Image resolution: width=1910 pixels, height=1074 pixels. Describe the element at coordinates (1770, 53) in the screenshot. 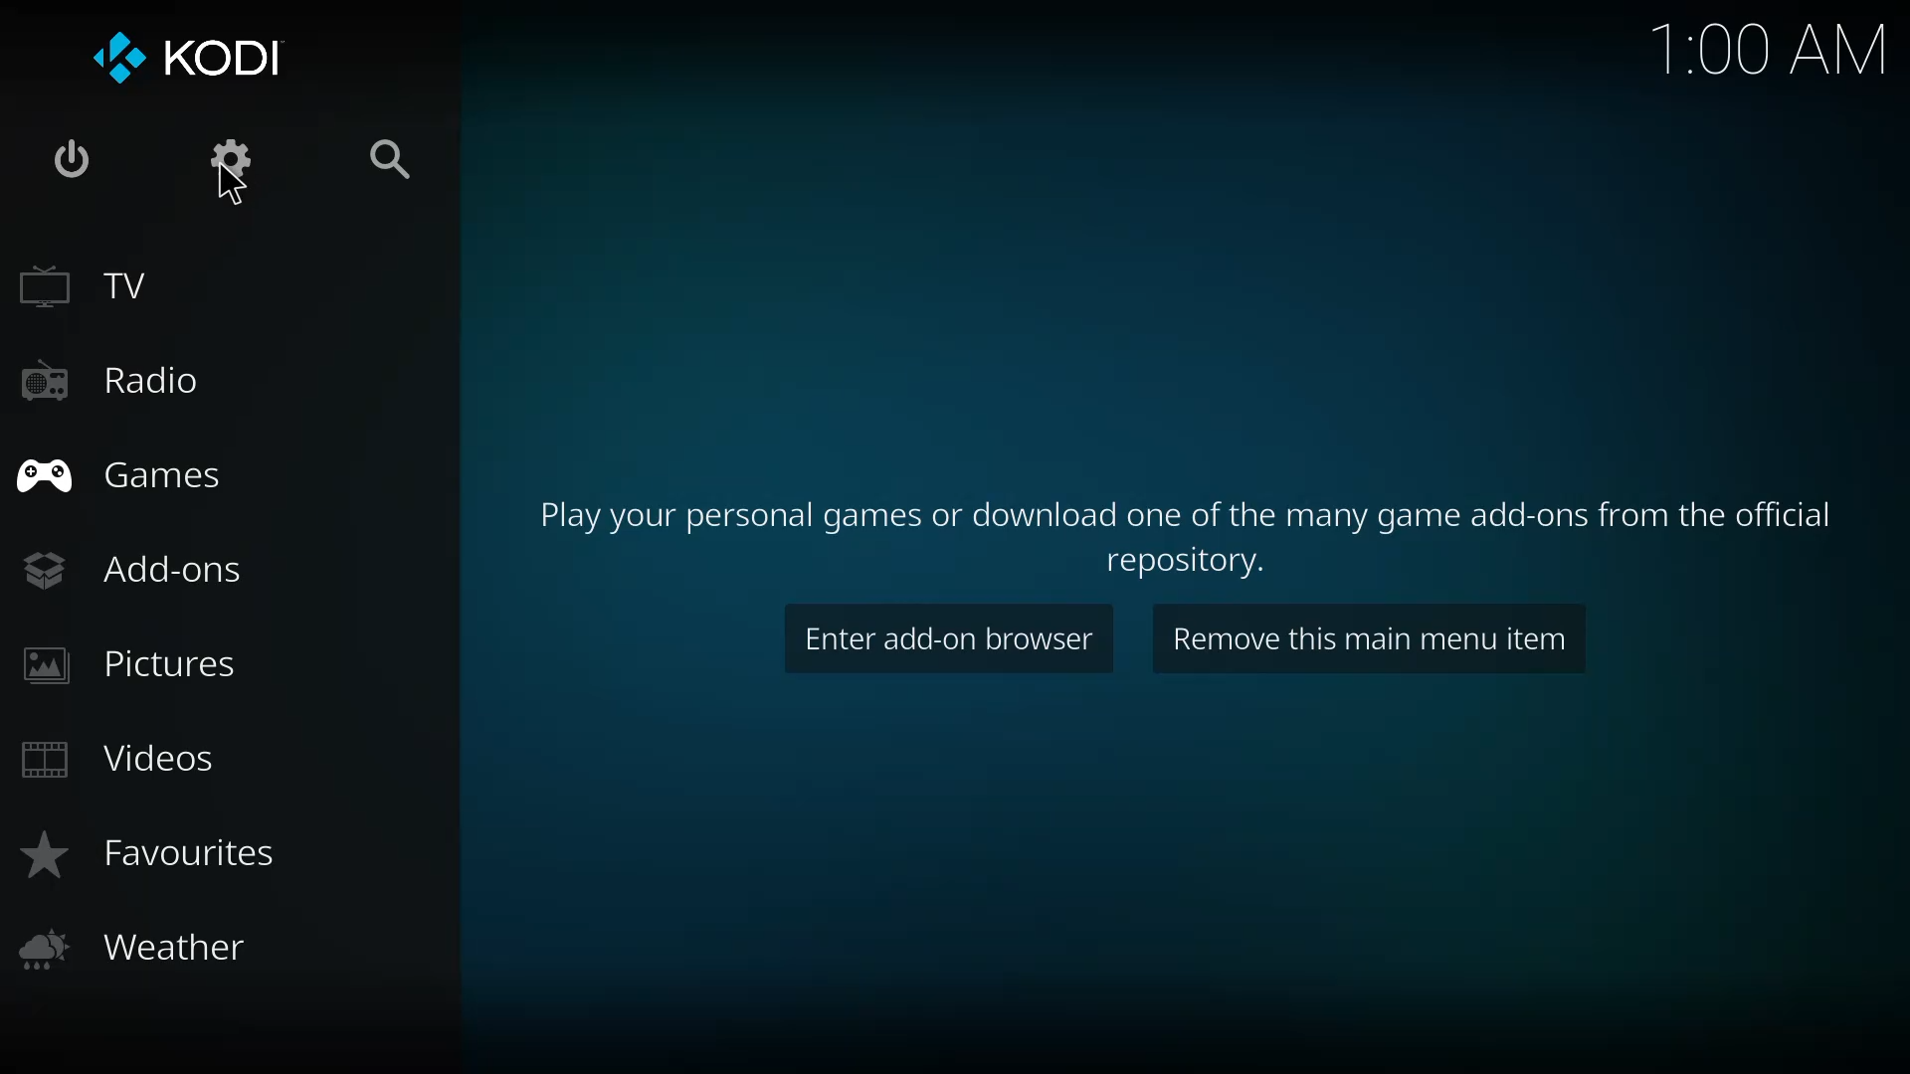

I see `time` at that location.